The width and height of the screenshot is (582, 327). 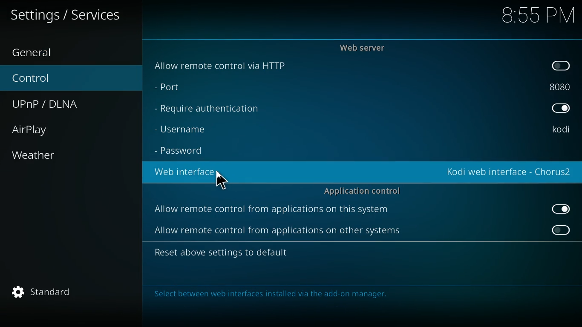 I want to click on Time - 8:55PM, so click(x=538, y=16).